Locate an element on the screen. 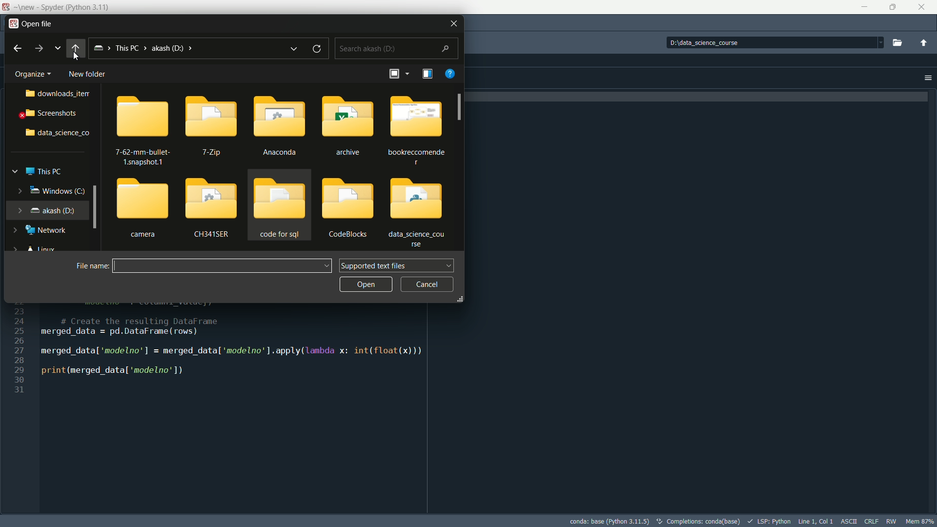 The width and height of the screenshot is (937, 527). expand is located at coordinates (16, 230).